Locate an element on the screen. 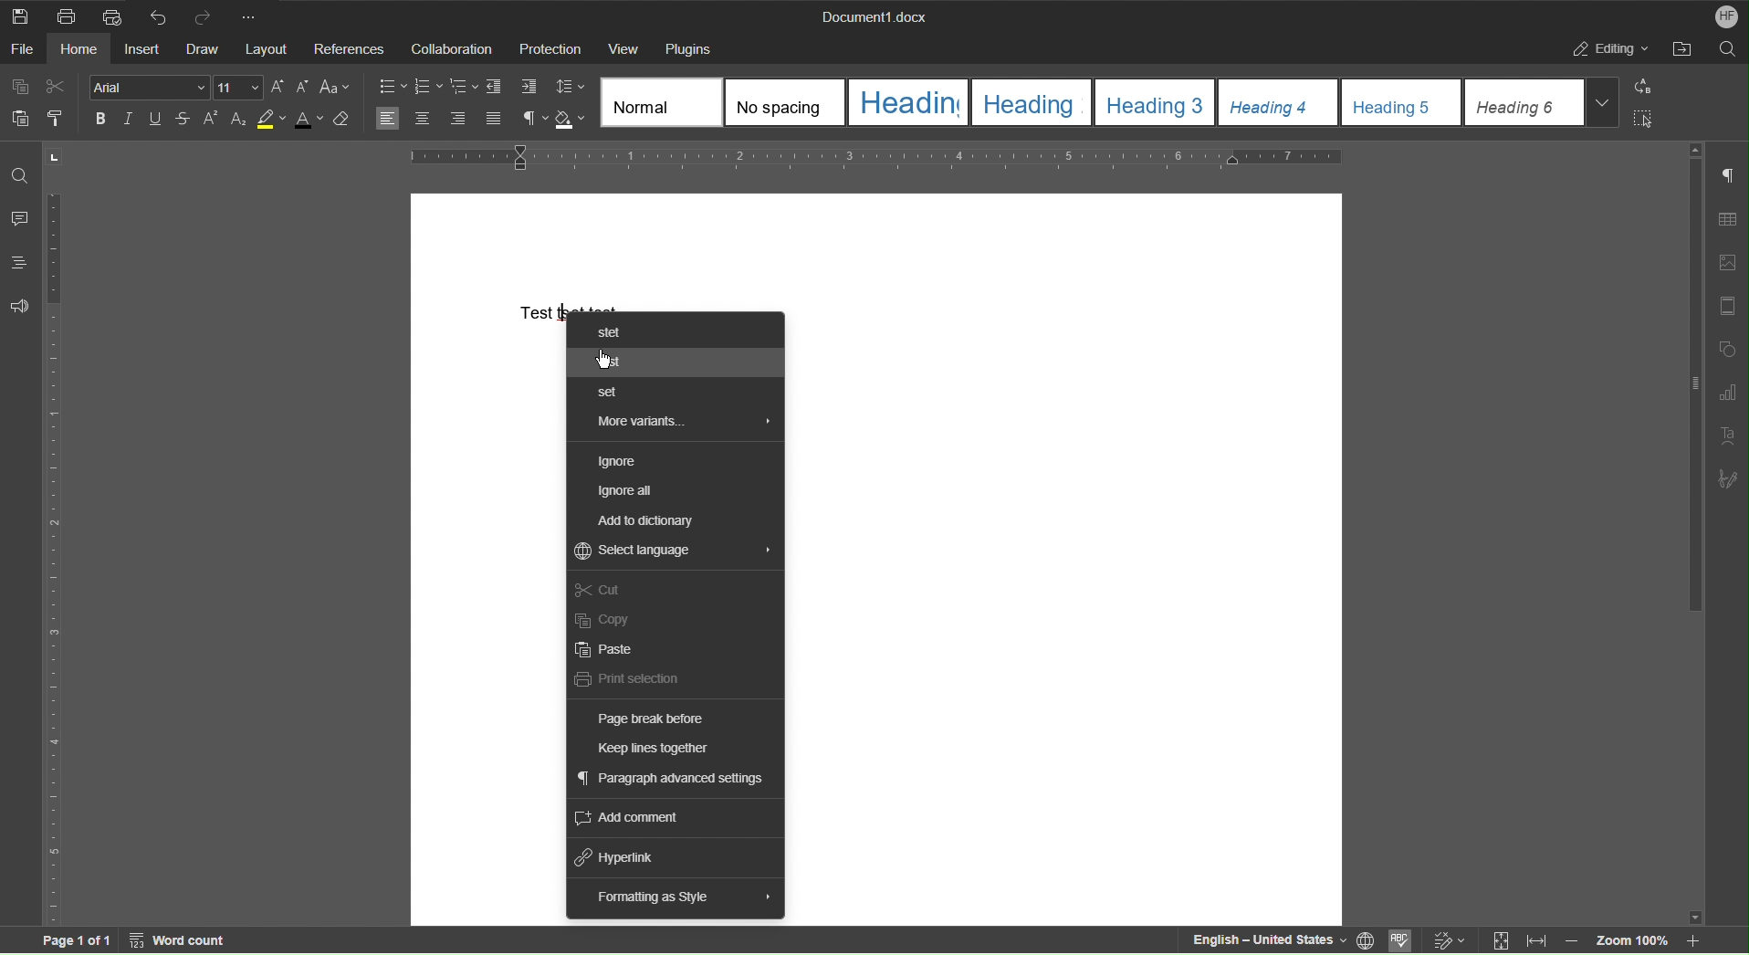 This screenshot has width=1749, height=955. Add to dictionary is located at coordinates (645, 524).